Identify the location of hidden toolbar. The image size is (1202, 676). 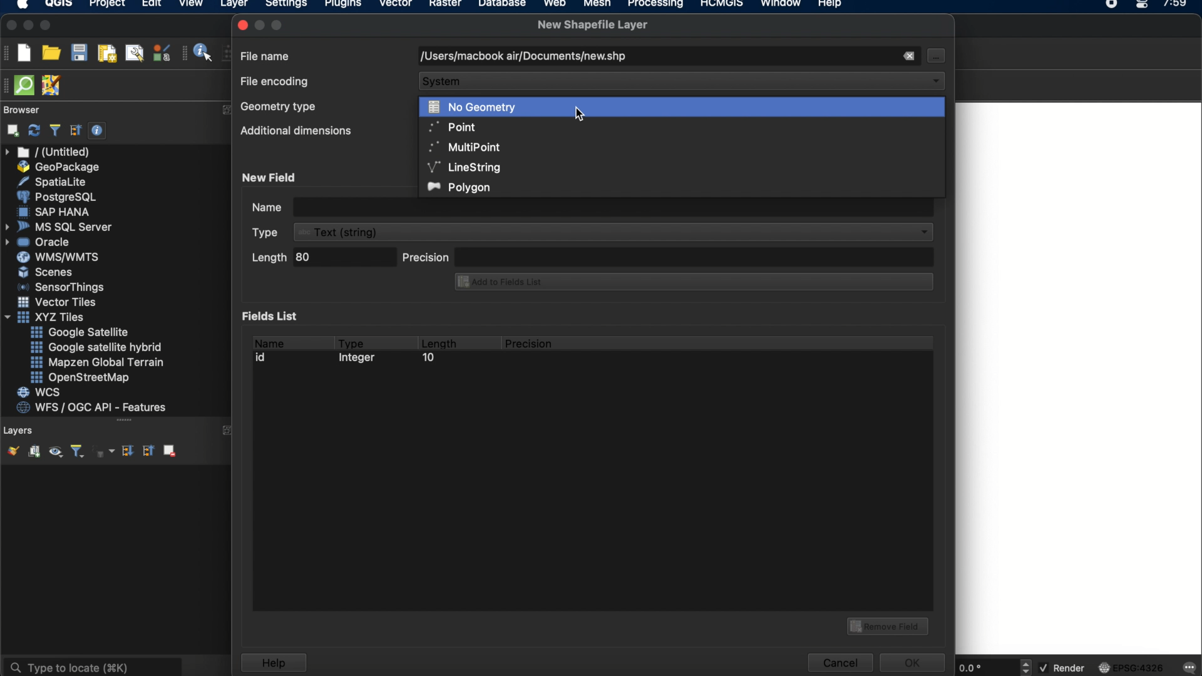
(8, 84).